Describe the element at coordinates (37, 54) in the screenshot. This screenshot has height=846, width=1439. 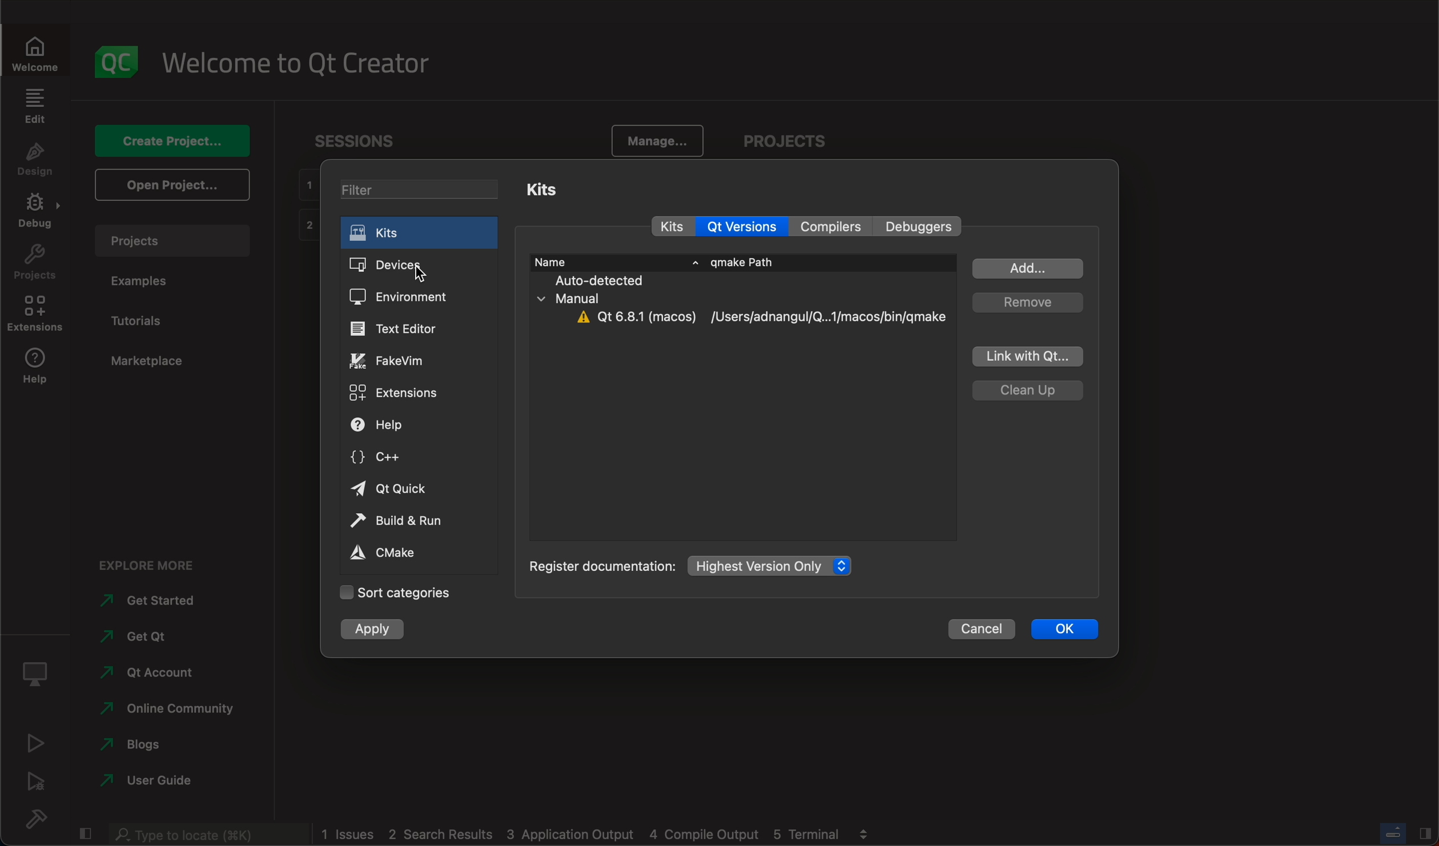
I see `welcome` at that location.